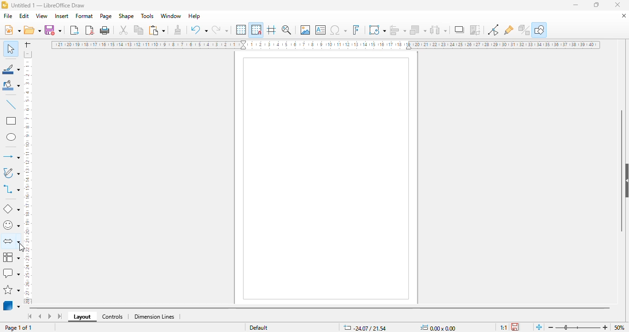 The width and height of the screenshot is (629, 332). I want to click on edit, so click(24, 16).